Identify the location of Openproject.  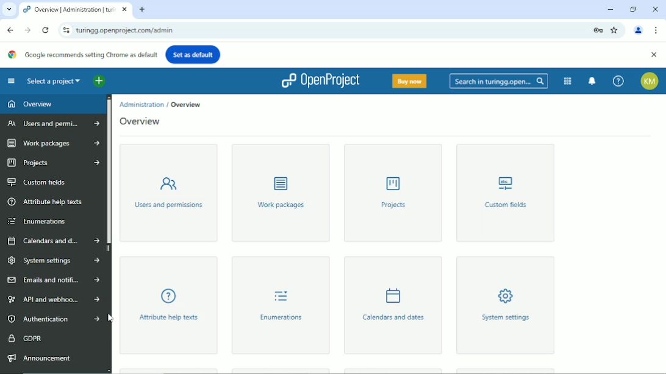
(320, 80).